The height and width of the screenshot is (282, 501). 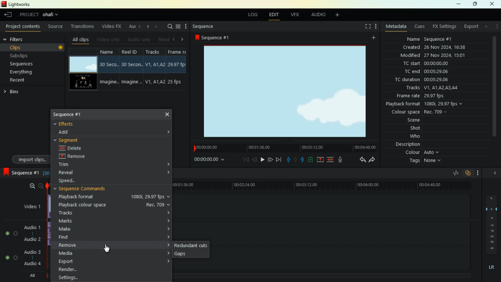 I want to click on forward, so click(x=270, y=159).